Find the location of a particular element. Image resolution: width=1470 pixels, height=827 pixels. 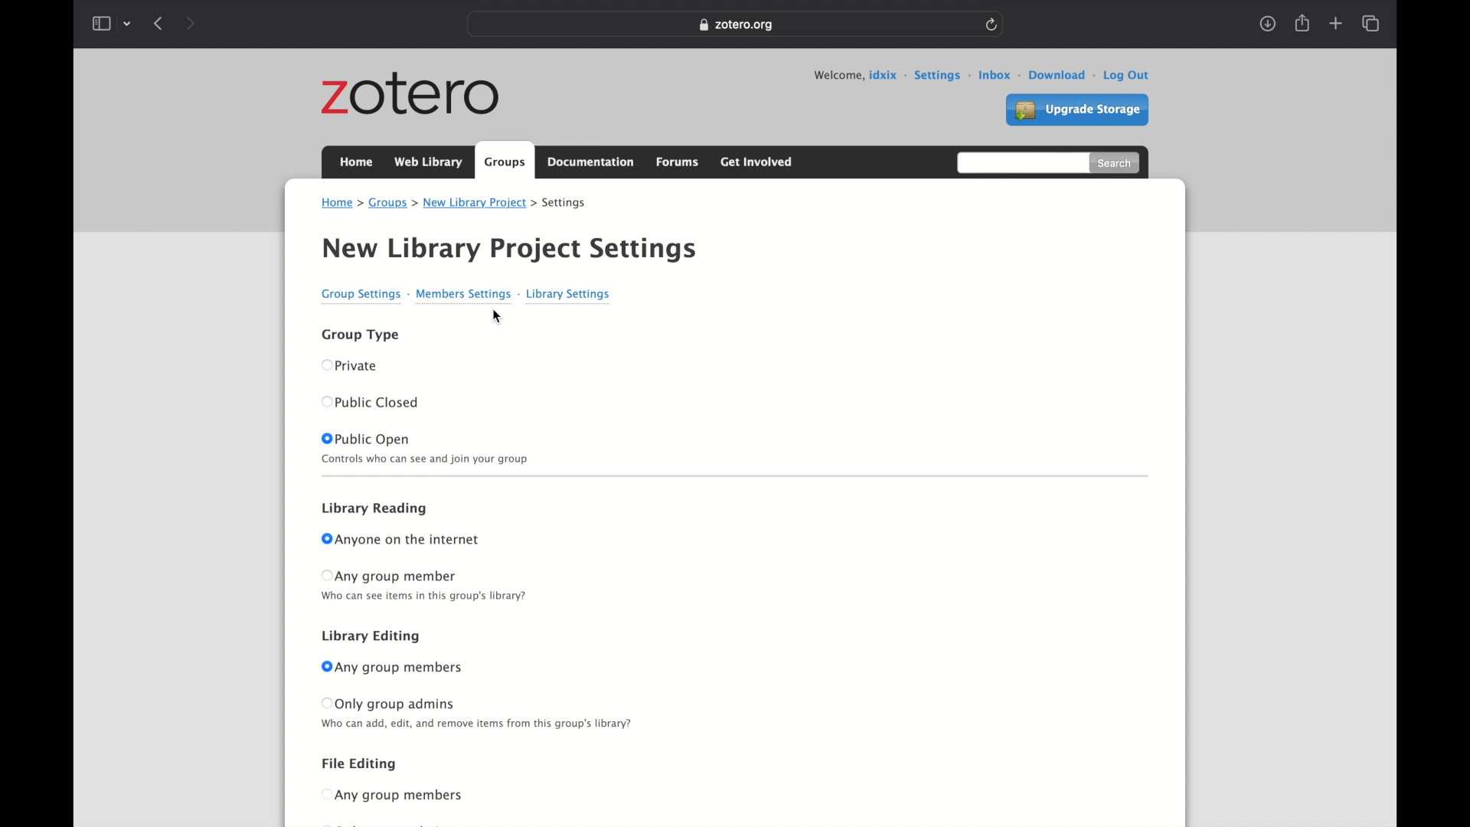

button is located at coordinates (325, 539).